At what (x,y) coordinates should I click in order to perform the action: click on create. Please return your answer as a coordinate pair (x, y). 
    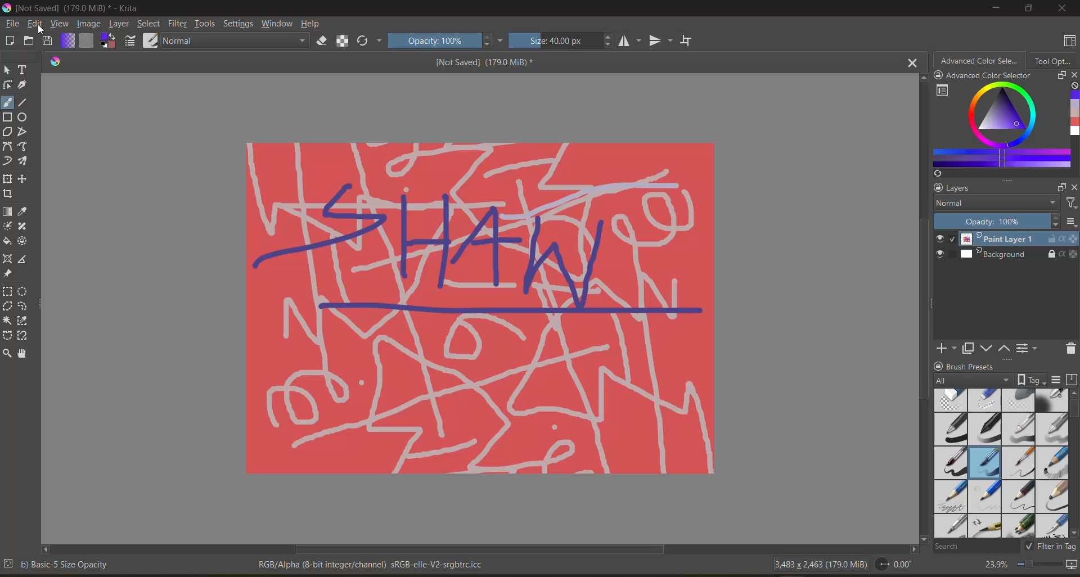
    Looking at the image, I should click on (10, 40).